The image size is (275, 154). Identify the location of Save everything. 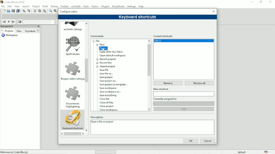
(18, 11).